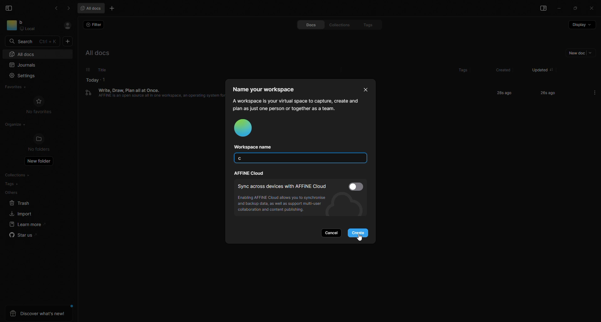 This screenshot has width=601, height=322. What do you see at coordinates (282, 186) in the screenshot?
I see `sync` at bounding box center [282, 186].